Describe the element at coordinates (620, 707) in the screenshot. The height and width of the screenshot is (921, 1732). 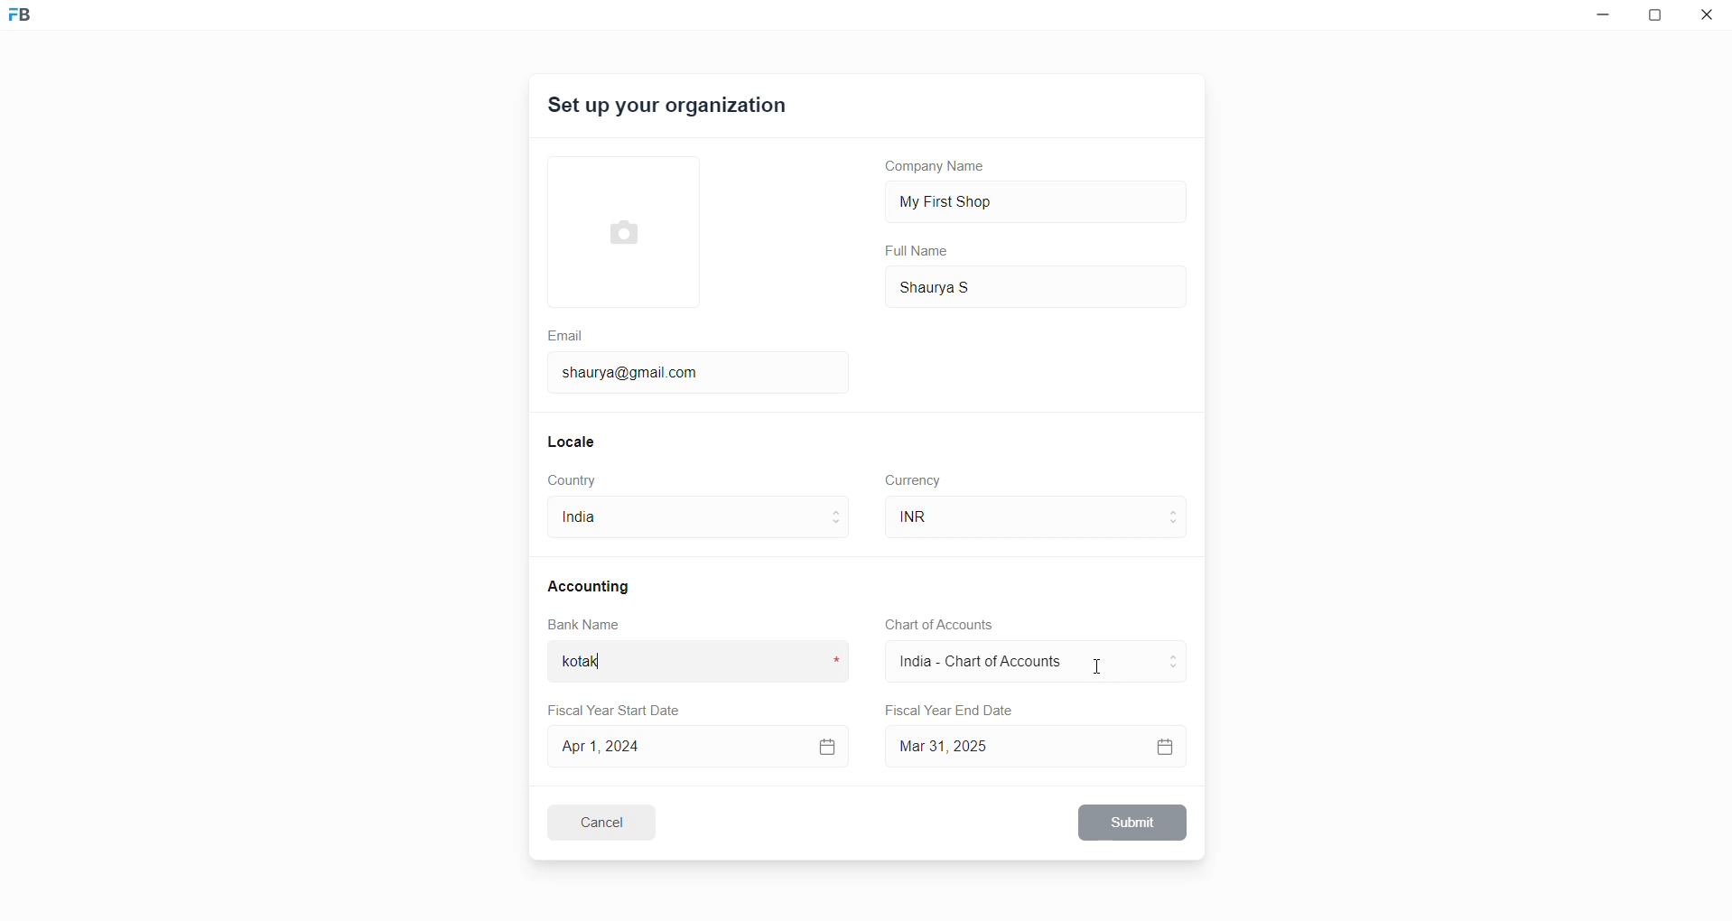
I see `Fiscal Year Start Date` at that location.